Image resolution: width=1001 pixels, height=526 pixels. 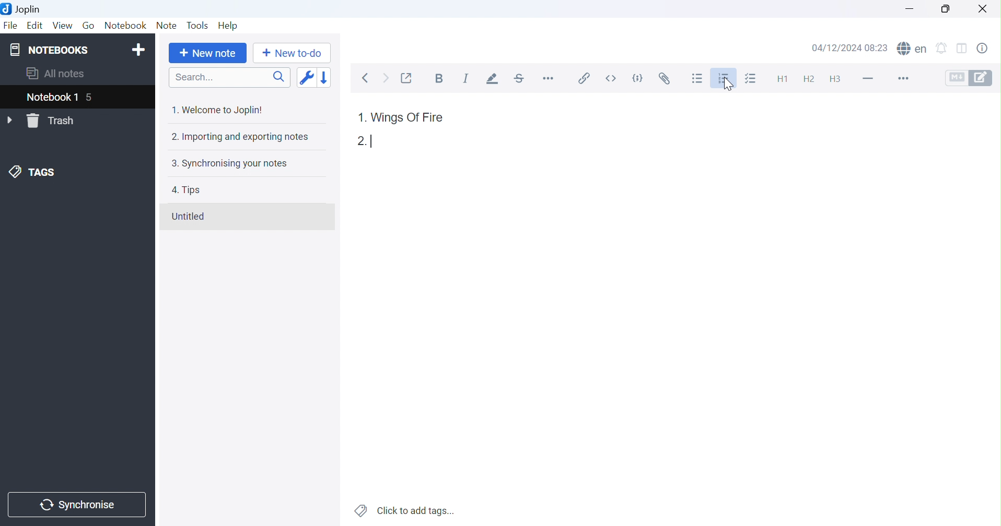 I want to click on Close, so click(x=984, y=7).